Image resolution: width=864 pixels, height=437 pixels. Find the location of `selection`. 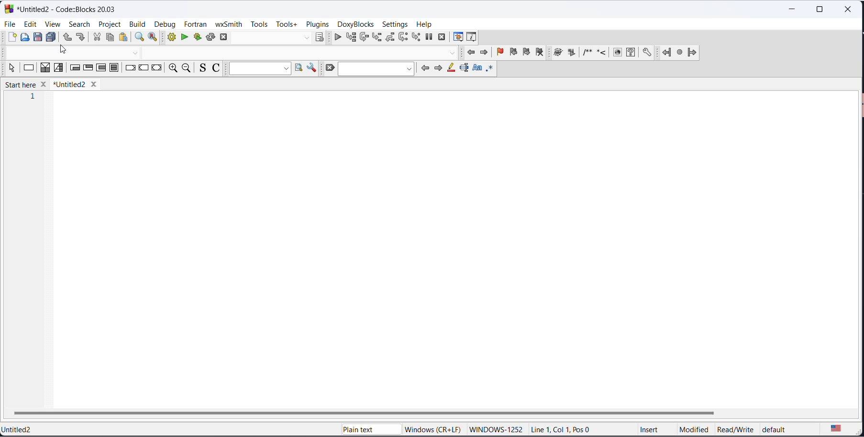

selection is located at coordinates (59, 67).